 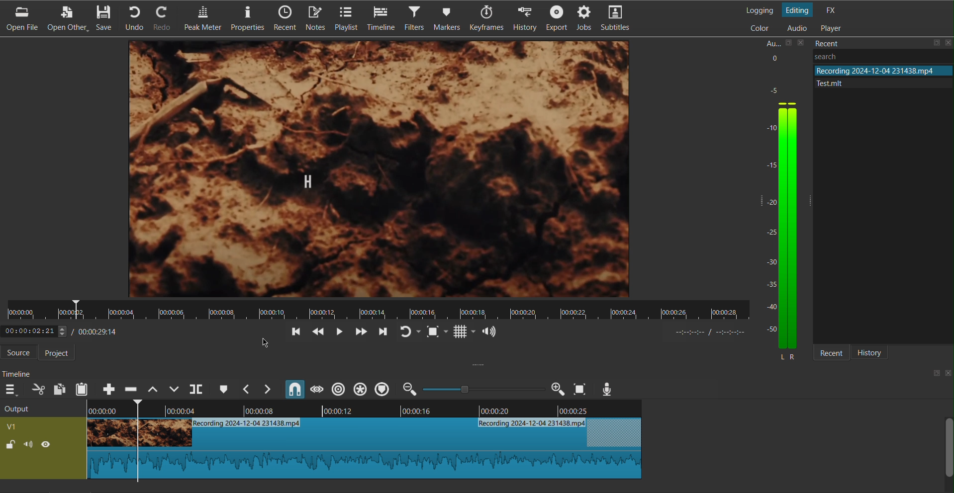 What do you see at coordinates (12, 389) in the screenshot?
I see `More Options` at bounding box center [12, 389].